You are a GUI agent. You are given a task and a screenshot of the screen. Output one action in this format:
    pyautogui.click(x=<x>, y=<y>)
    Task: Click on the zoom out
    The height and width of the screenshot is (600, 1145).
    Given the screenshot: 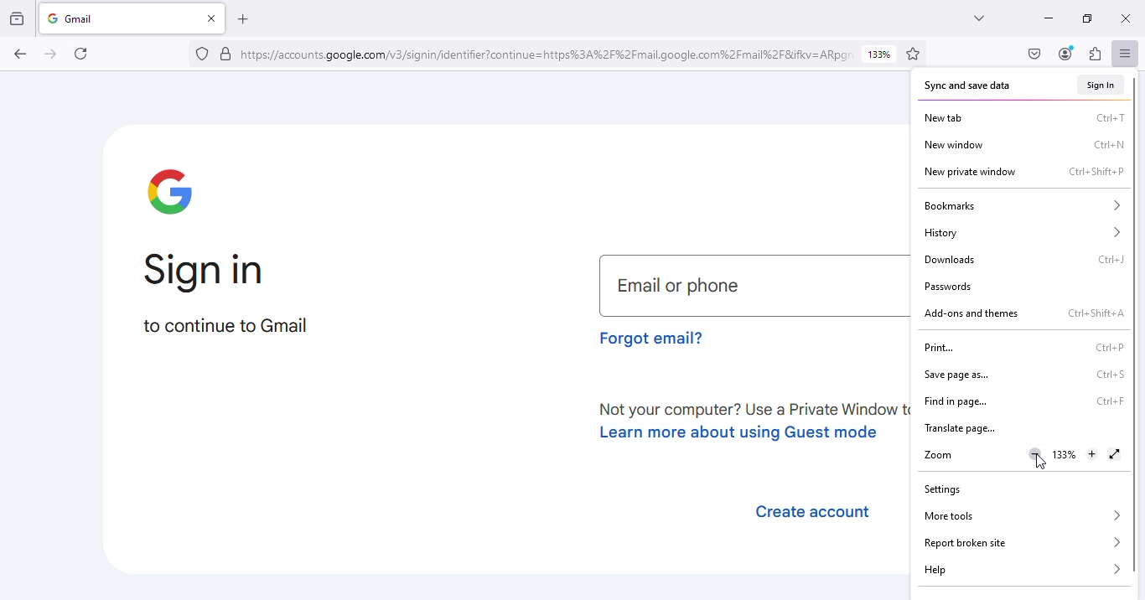 What is the action you would take?
    pyautogui.click(x=1035, y=455)
    